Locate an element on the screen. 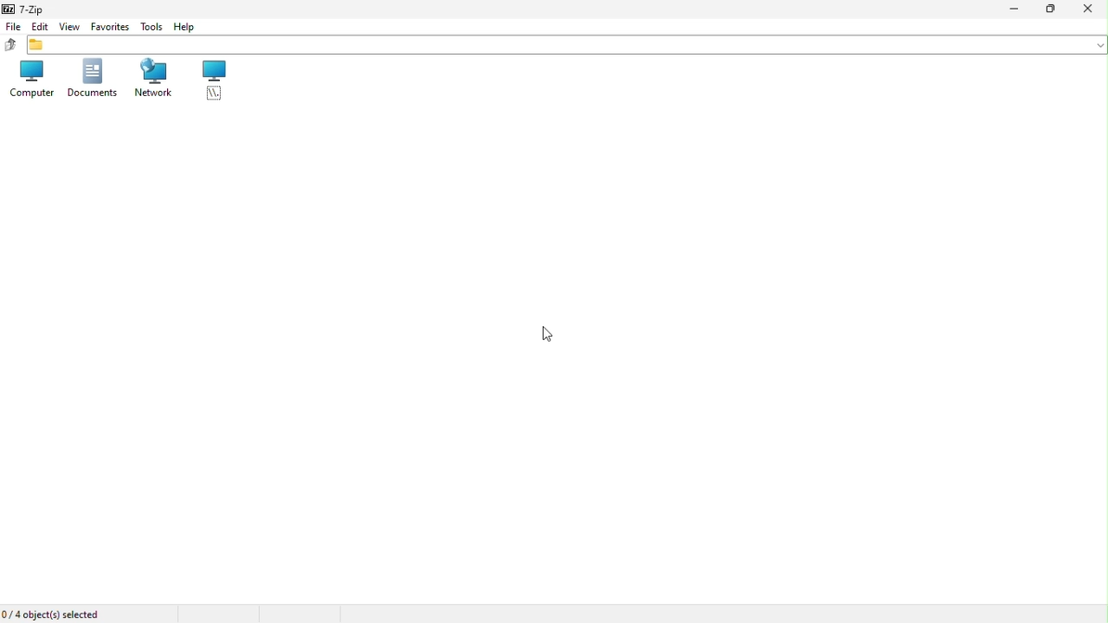 The width and height of the screenshot is (1108, 623). Restore  is located at coordinates (1048, 10).